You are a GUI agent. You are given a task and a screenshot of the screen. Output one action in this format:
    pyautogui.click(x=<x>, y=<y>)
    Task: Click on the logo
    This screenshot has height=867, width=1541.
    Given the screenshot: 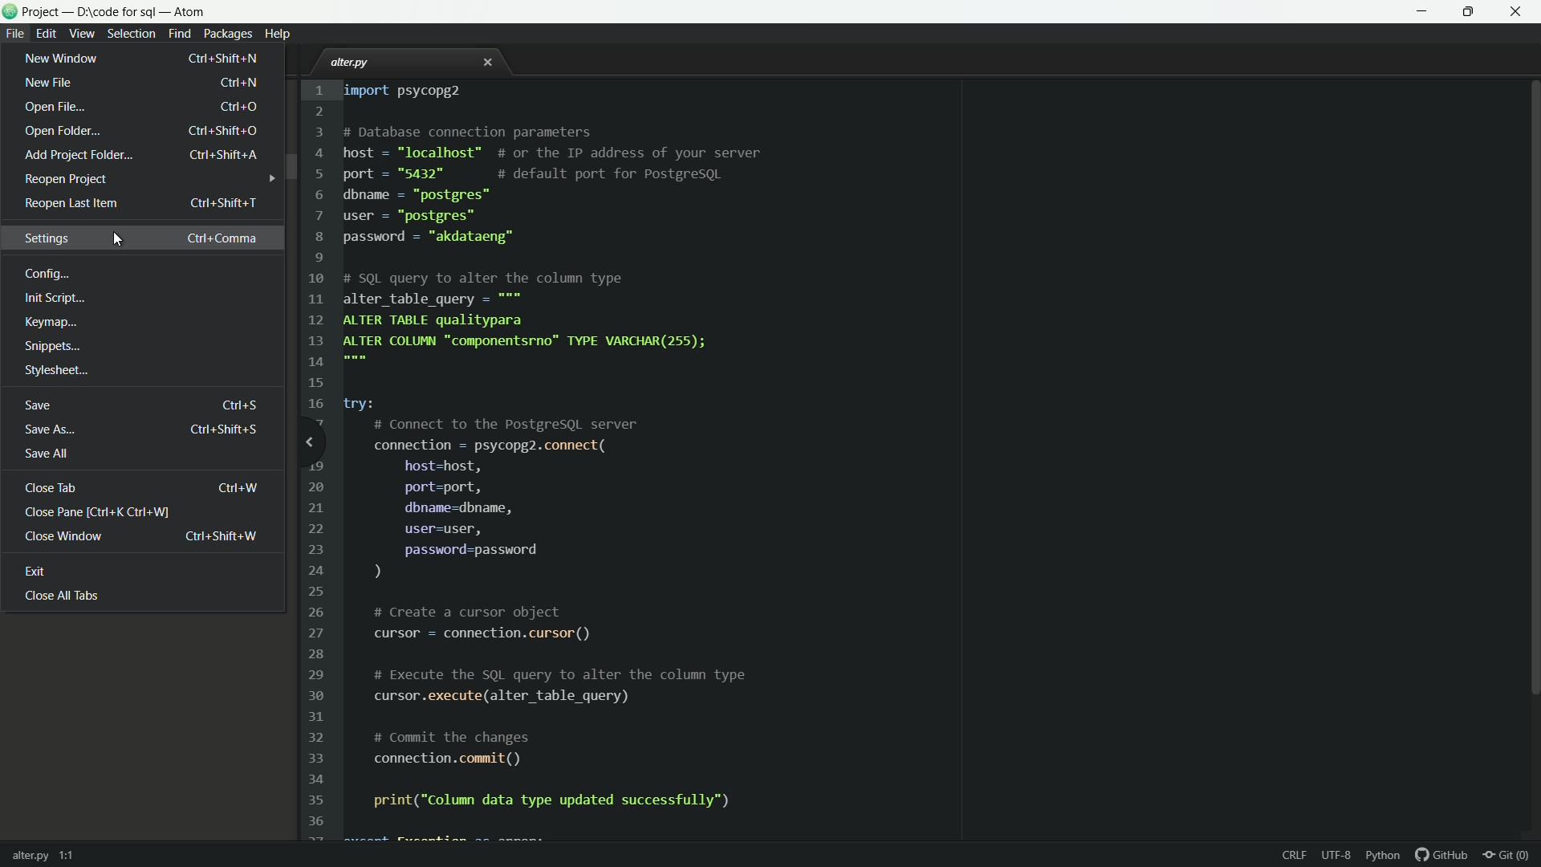 What is the action you would take?
    pyautogui.click(x=10, y=14)
    